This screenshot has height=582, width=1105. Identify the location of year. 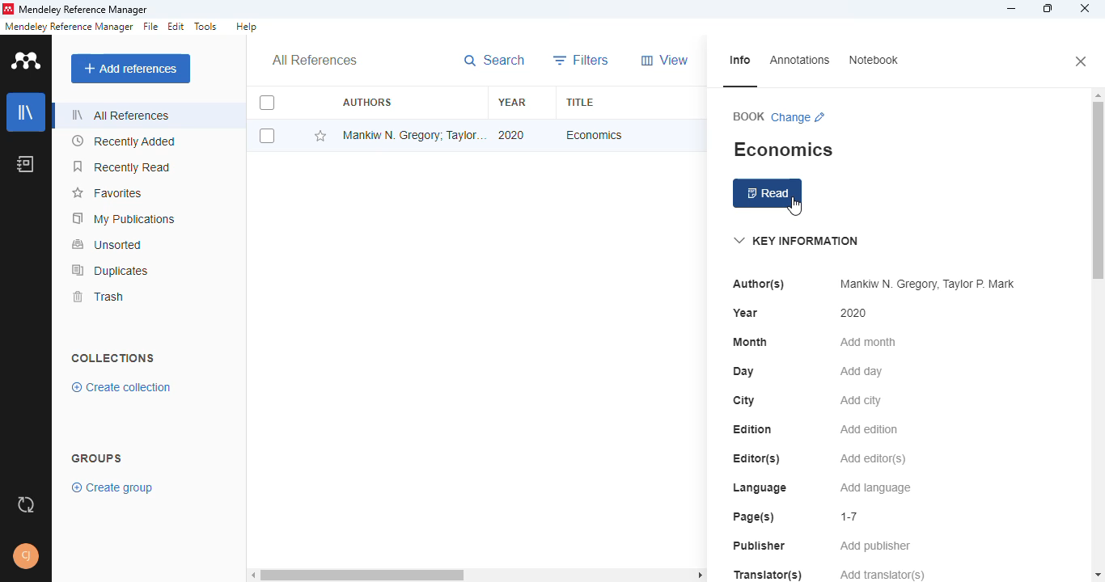
(745, 313).